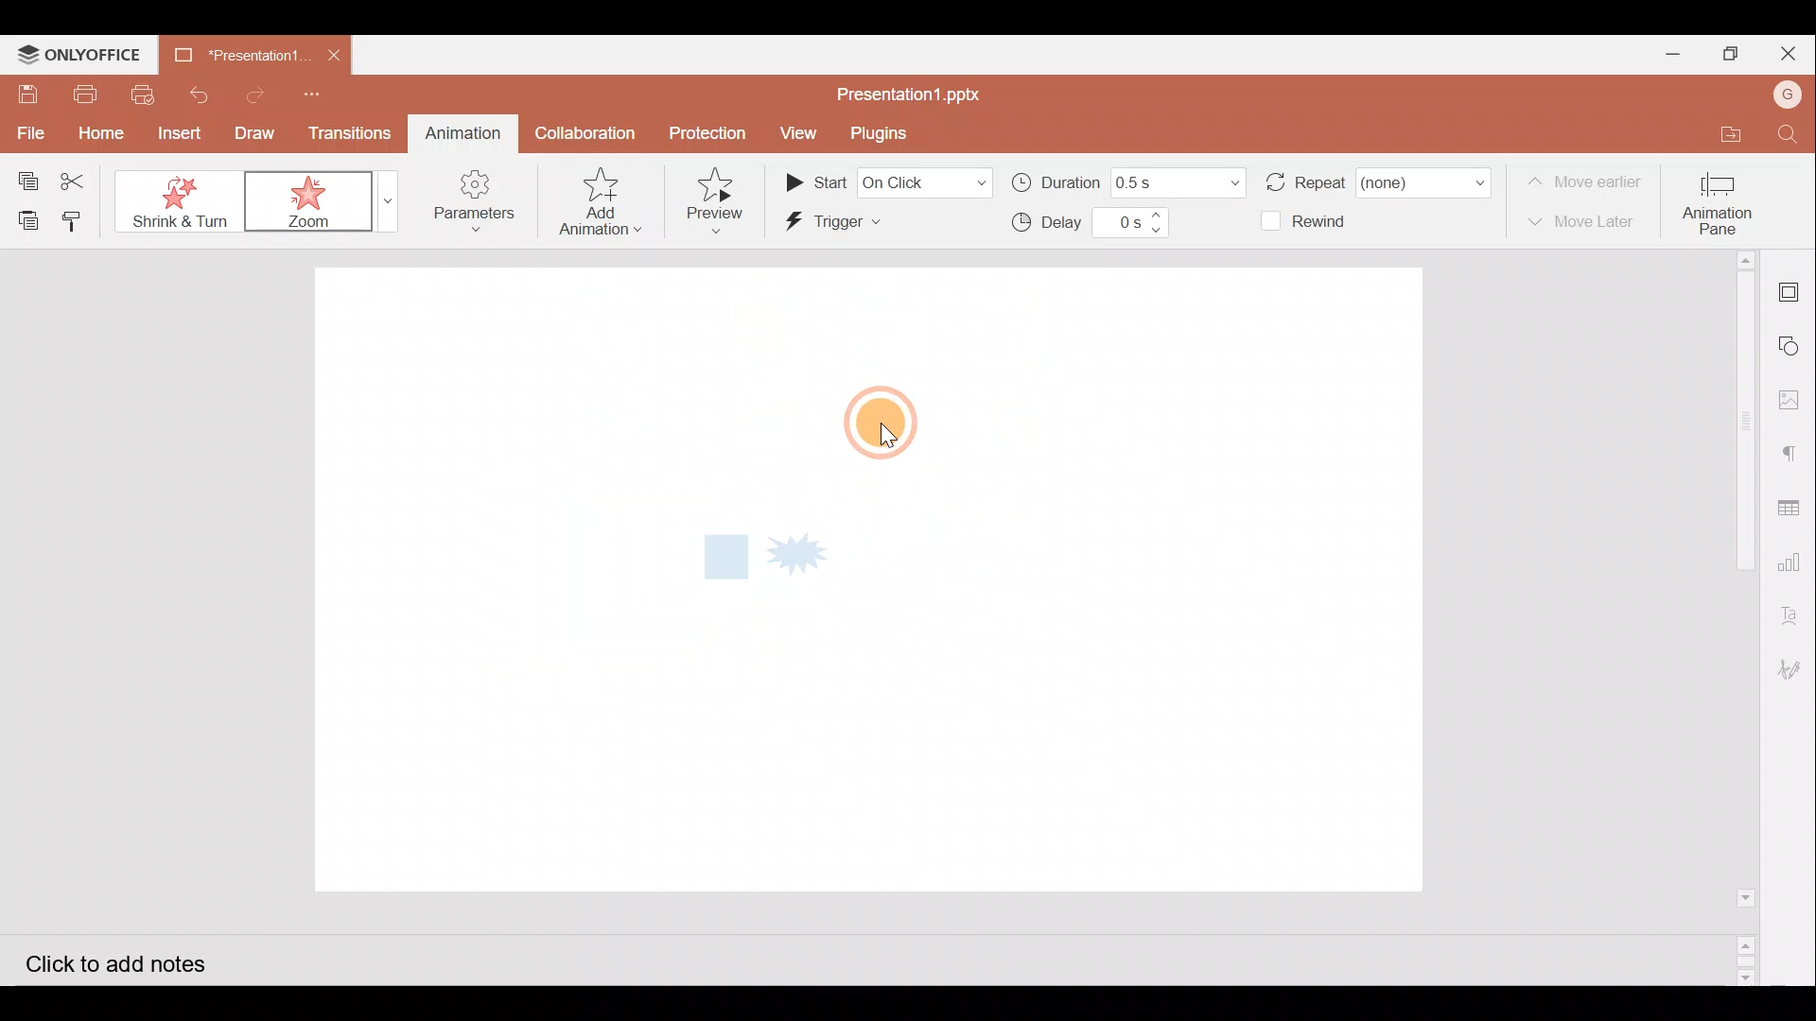 The image size is (1816, 1021). I want to click on Open file location, so click(1718, 135).